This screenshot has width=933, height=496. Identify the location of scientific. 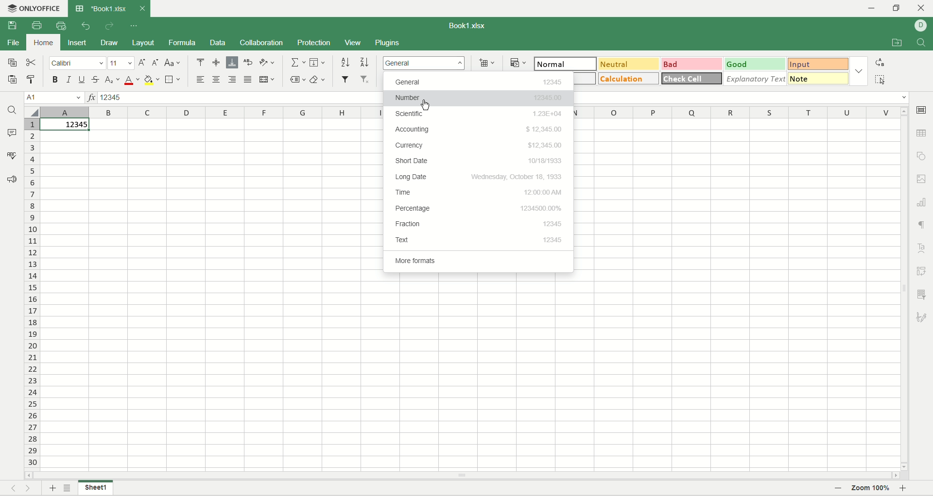
(479, 115).